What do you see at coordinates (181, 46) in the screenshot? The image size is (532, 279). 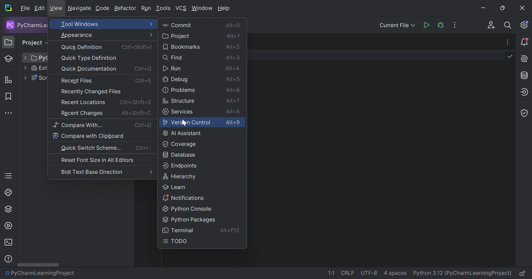 I see `Bookmarks` at bounding box center [181, 46].